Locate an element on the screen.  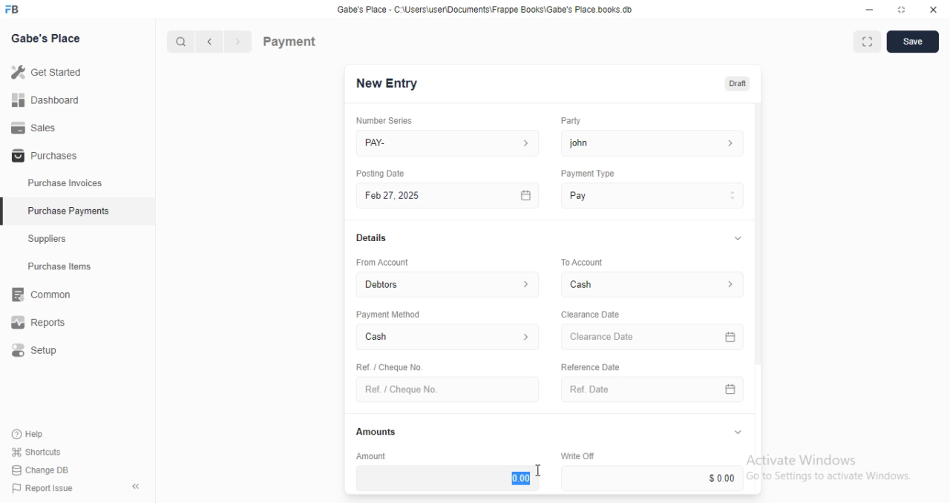
Gabe's Place is located at coordinates (49, 39).